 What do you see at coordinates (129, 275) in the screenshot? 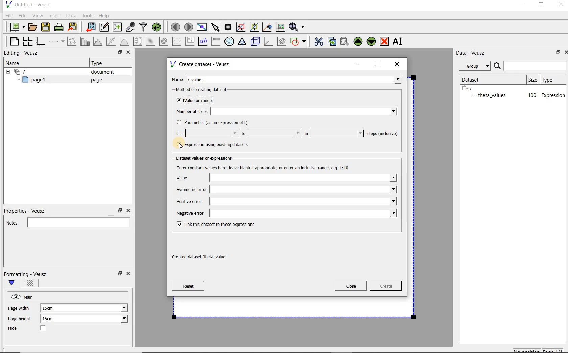
I see `Close` at bounding box center [129, 275].